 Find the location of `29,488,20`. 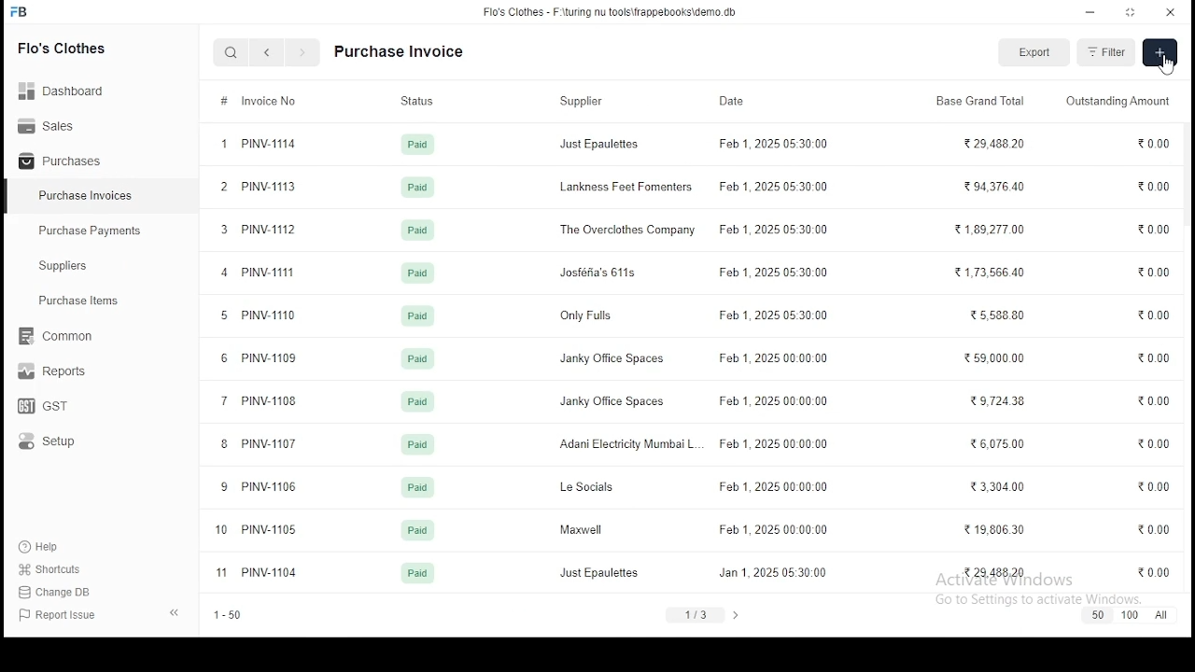

29,488,20 is located at coordinates (996, 143).